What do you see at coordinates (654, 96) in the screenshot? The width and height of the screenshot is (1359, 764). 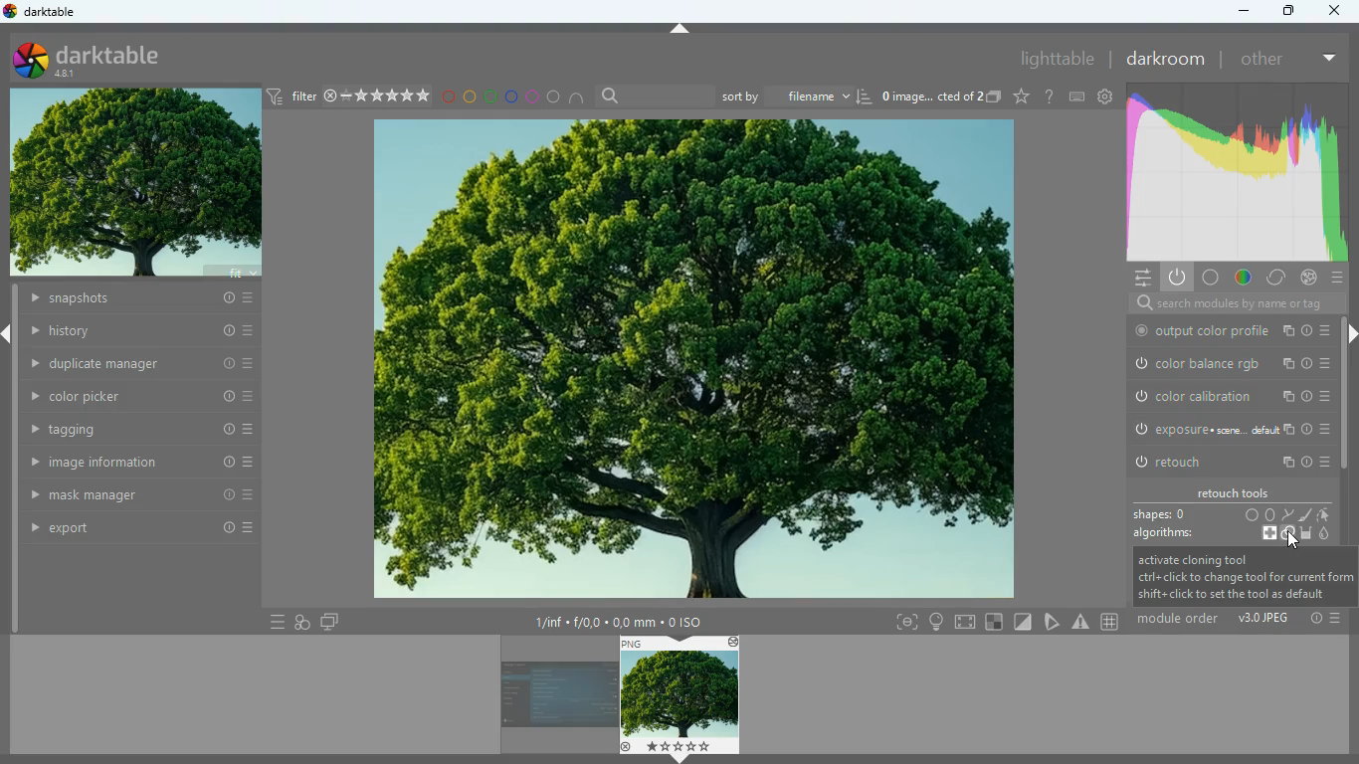 I see `search` at bounding box center [654, 96].